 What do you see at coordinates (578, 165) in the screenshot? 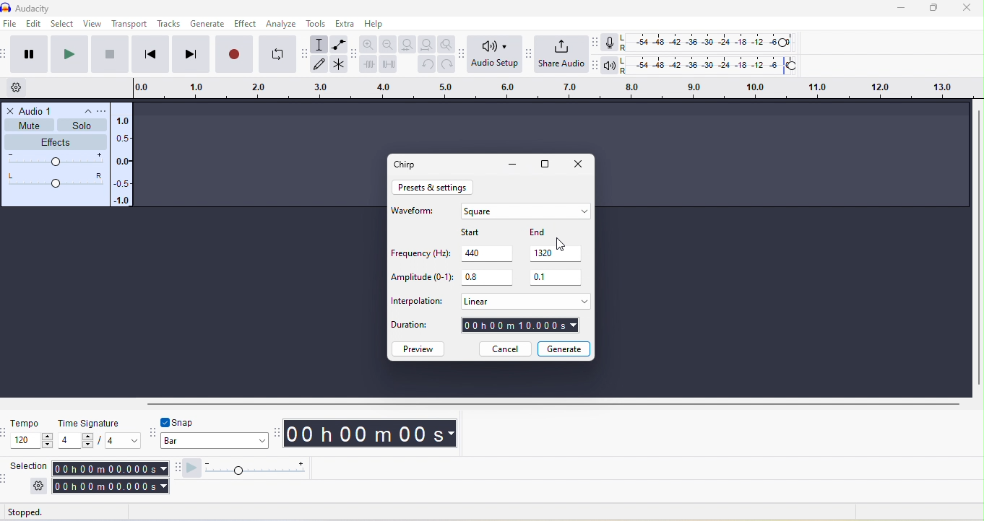
I see `close` at bounding box center [578, 165].